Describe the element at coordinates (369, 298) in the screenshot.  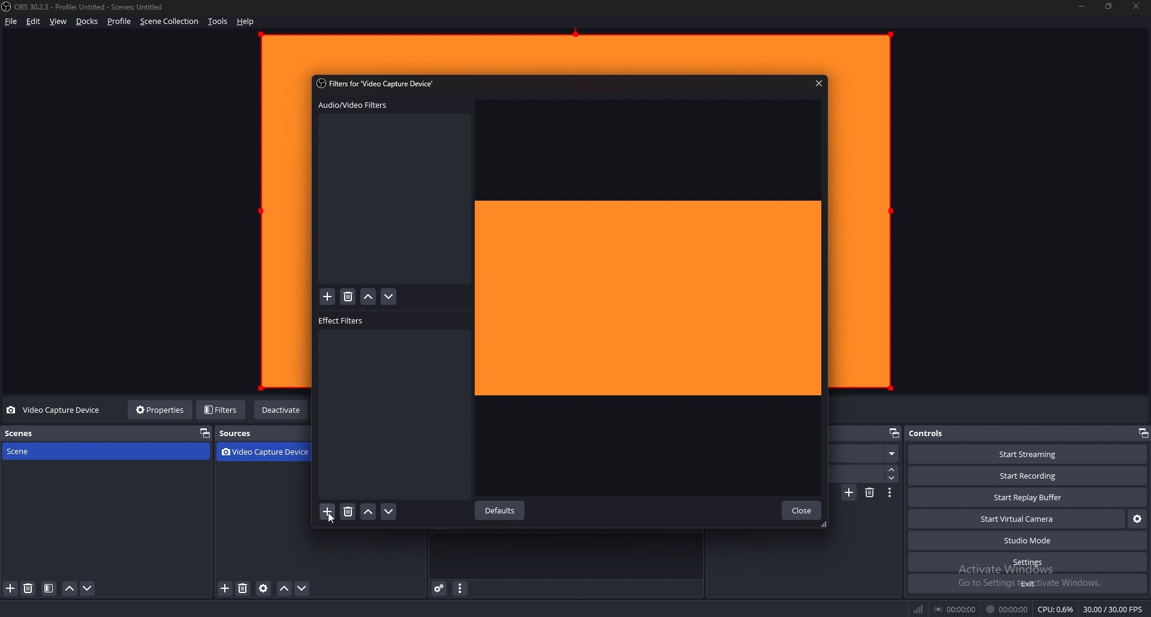
I see `move filter up` at that location.